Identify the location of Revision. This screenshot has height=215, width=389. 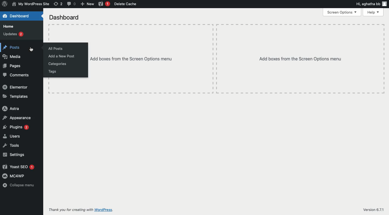
(58, 4).